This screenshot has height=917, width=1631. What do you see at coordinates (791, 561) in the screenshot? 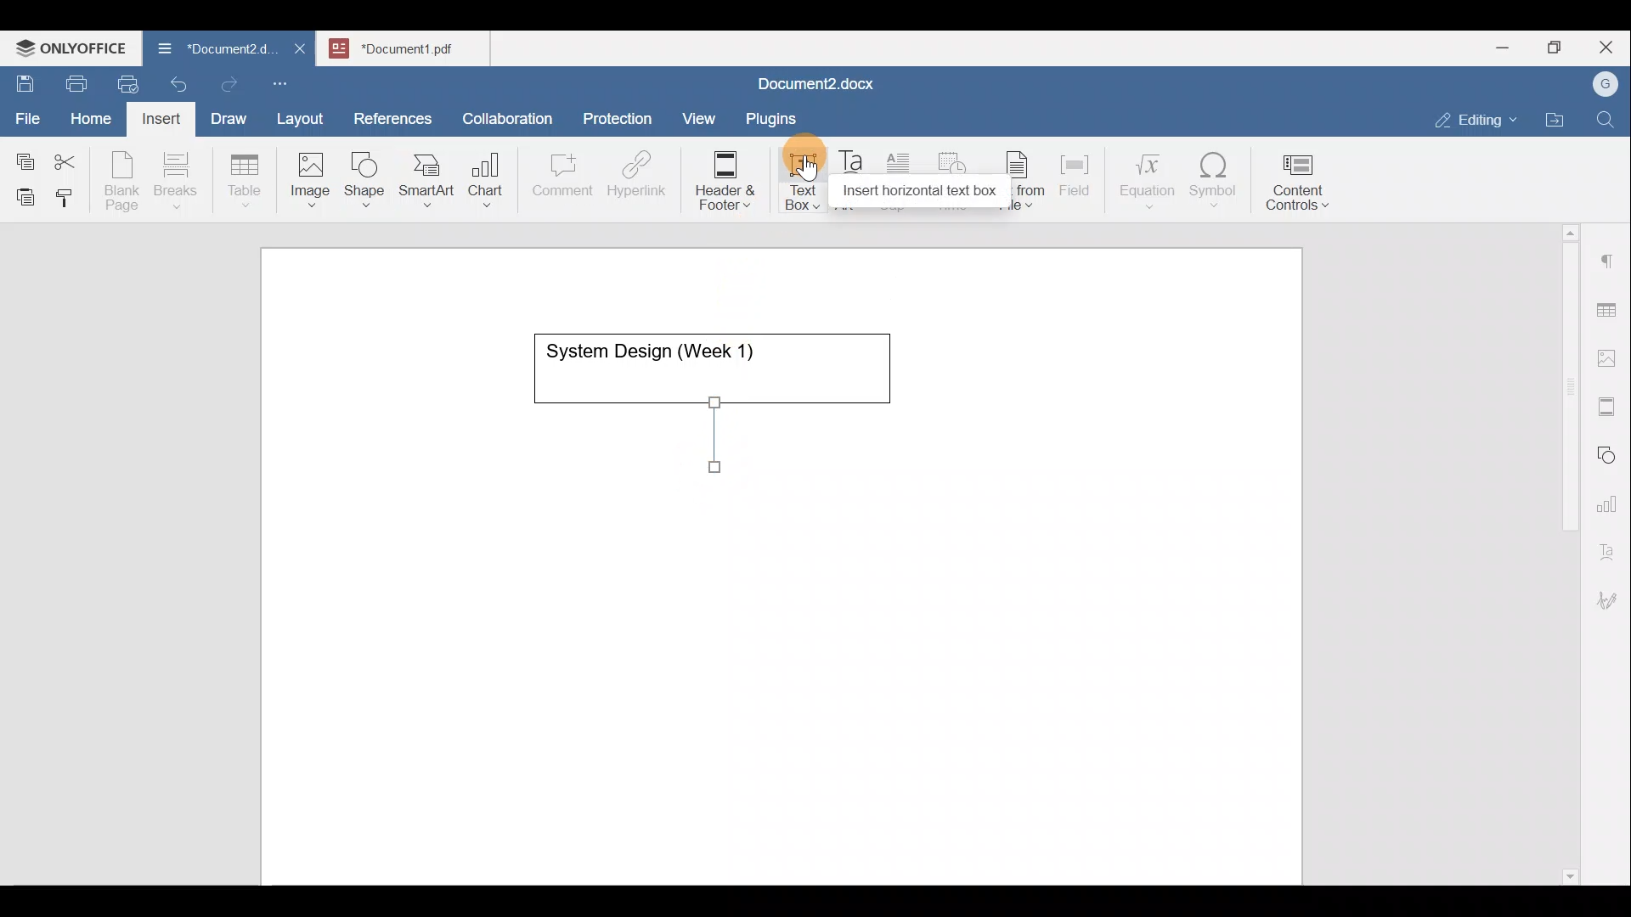
I see `Working area` at bounding box center [791, 561].